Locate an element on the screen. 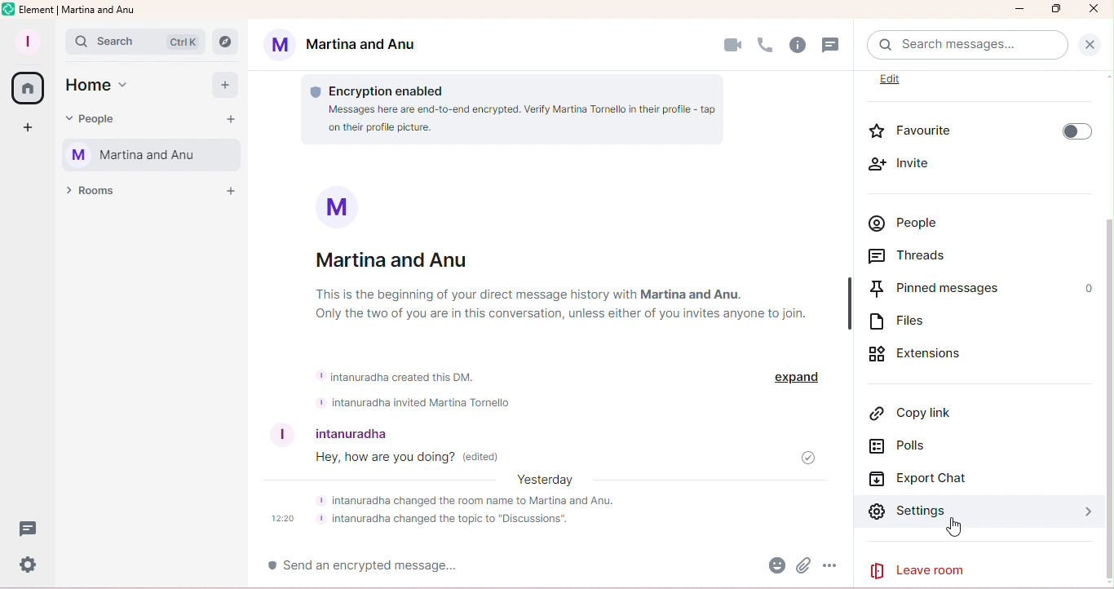 The width and height of the screenshot is (1114, 589). Invite is located at coordinates (926, 165).